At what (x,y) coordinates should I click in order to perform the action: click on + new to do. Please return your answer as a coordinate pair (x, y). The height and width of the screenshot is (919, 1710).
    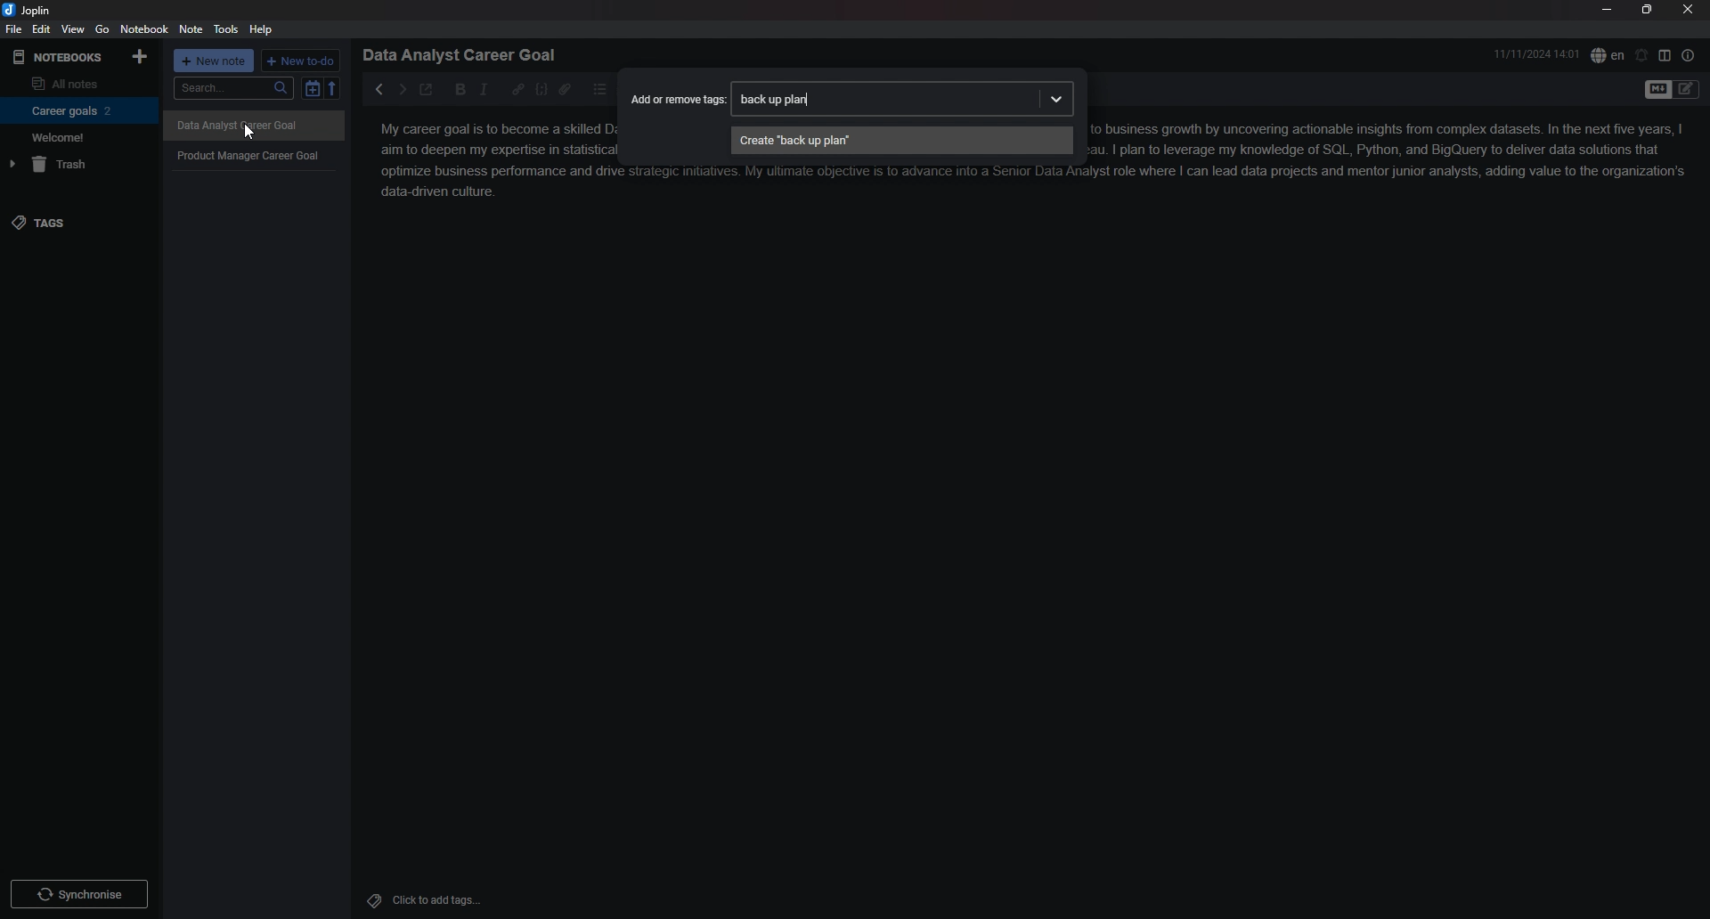
    Looking at the image, I should click on (299, 61).